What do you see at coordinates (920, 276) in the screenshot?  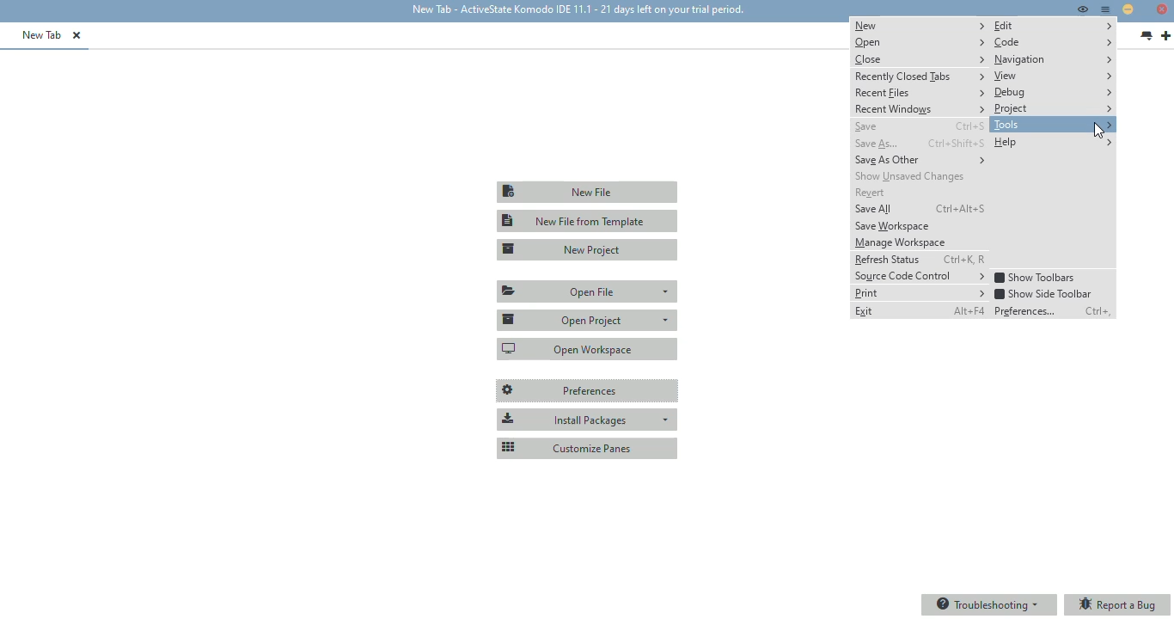 I see `source code control` at bounding box center [920, 276].